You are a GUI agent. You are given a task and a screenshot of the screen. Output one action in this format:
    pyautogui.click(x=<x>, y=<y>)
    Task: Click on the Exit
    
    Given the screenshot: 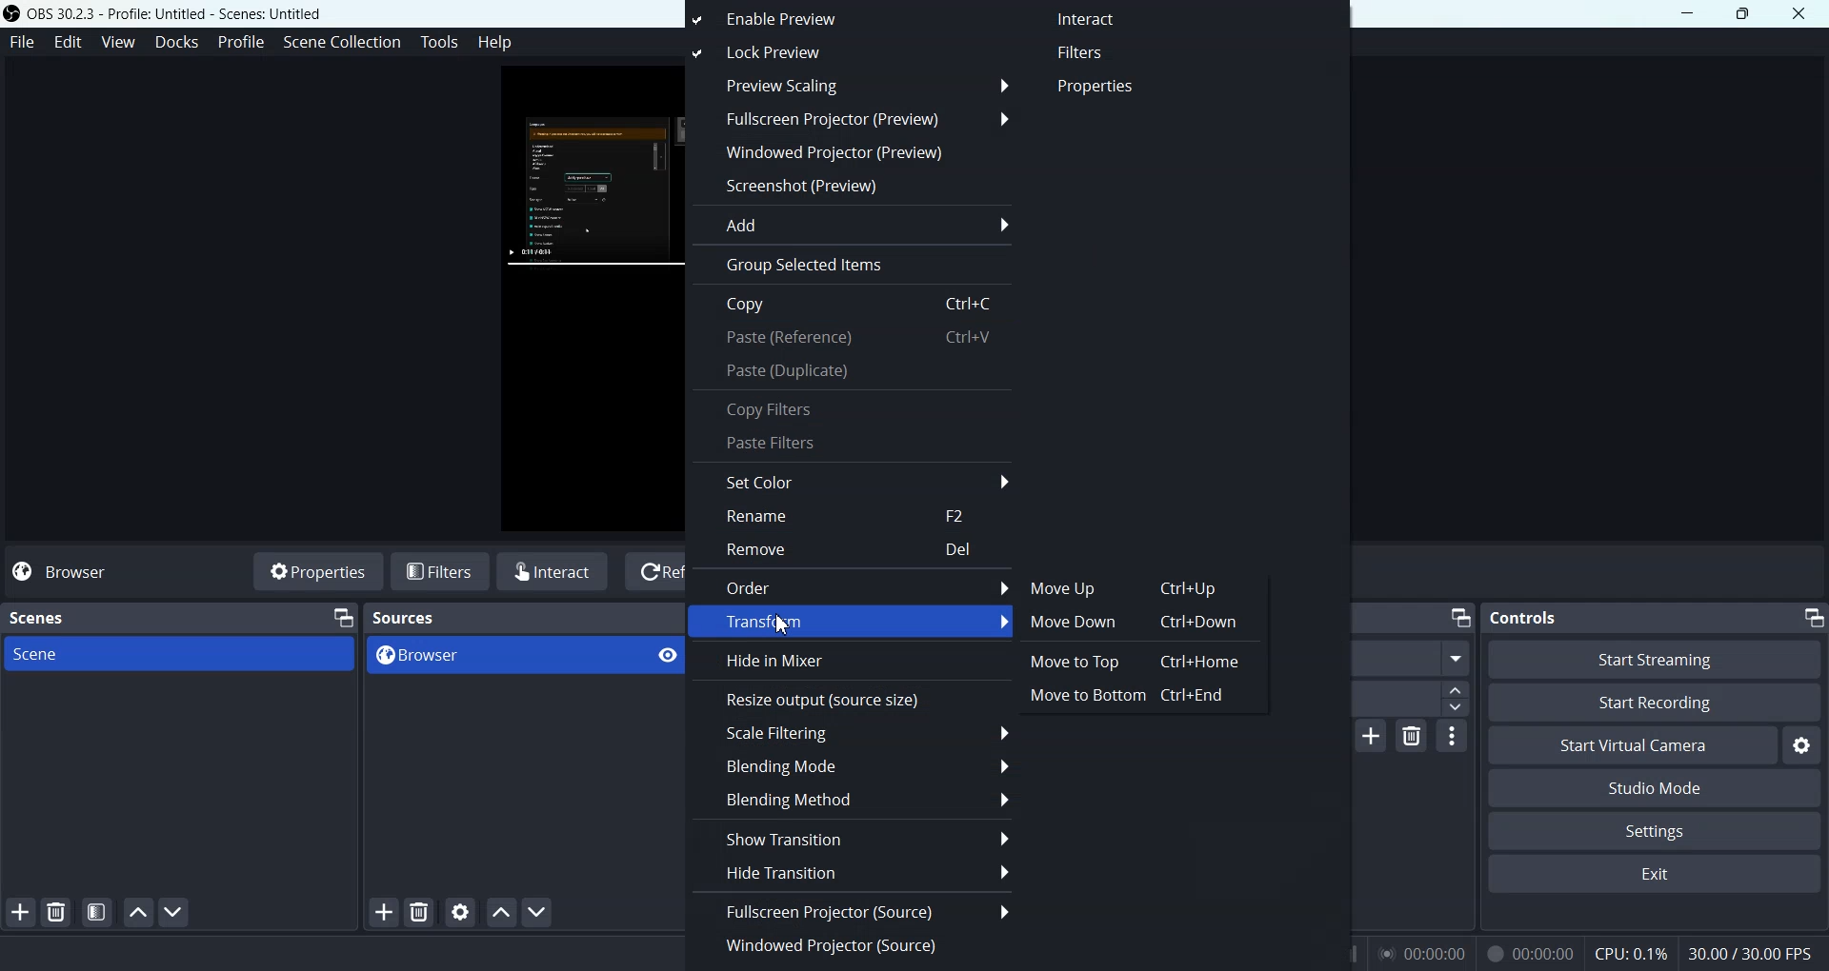 What is the action you would take?
    pyautogui.click(x=1652, y=876)
    